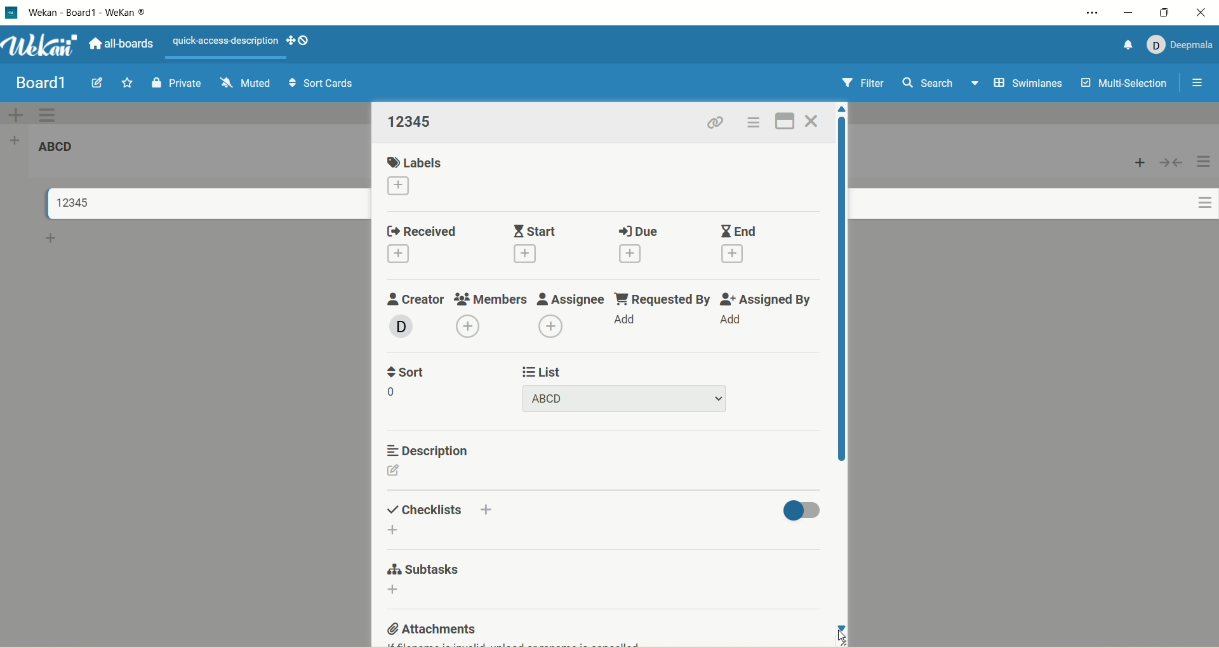  I want to click on edit, so click(97, 83).